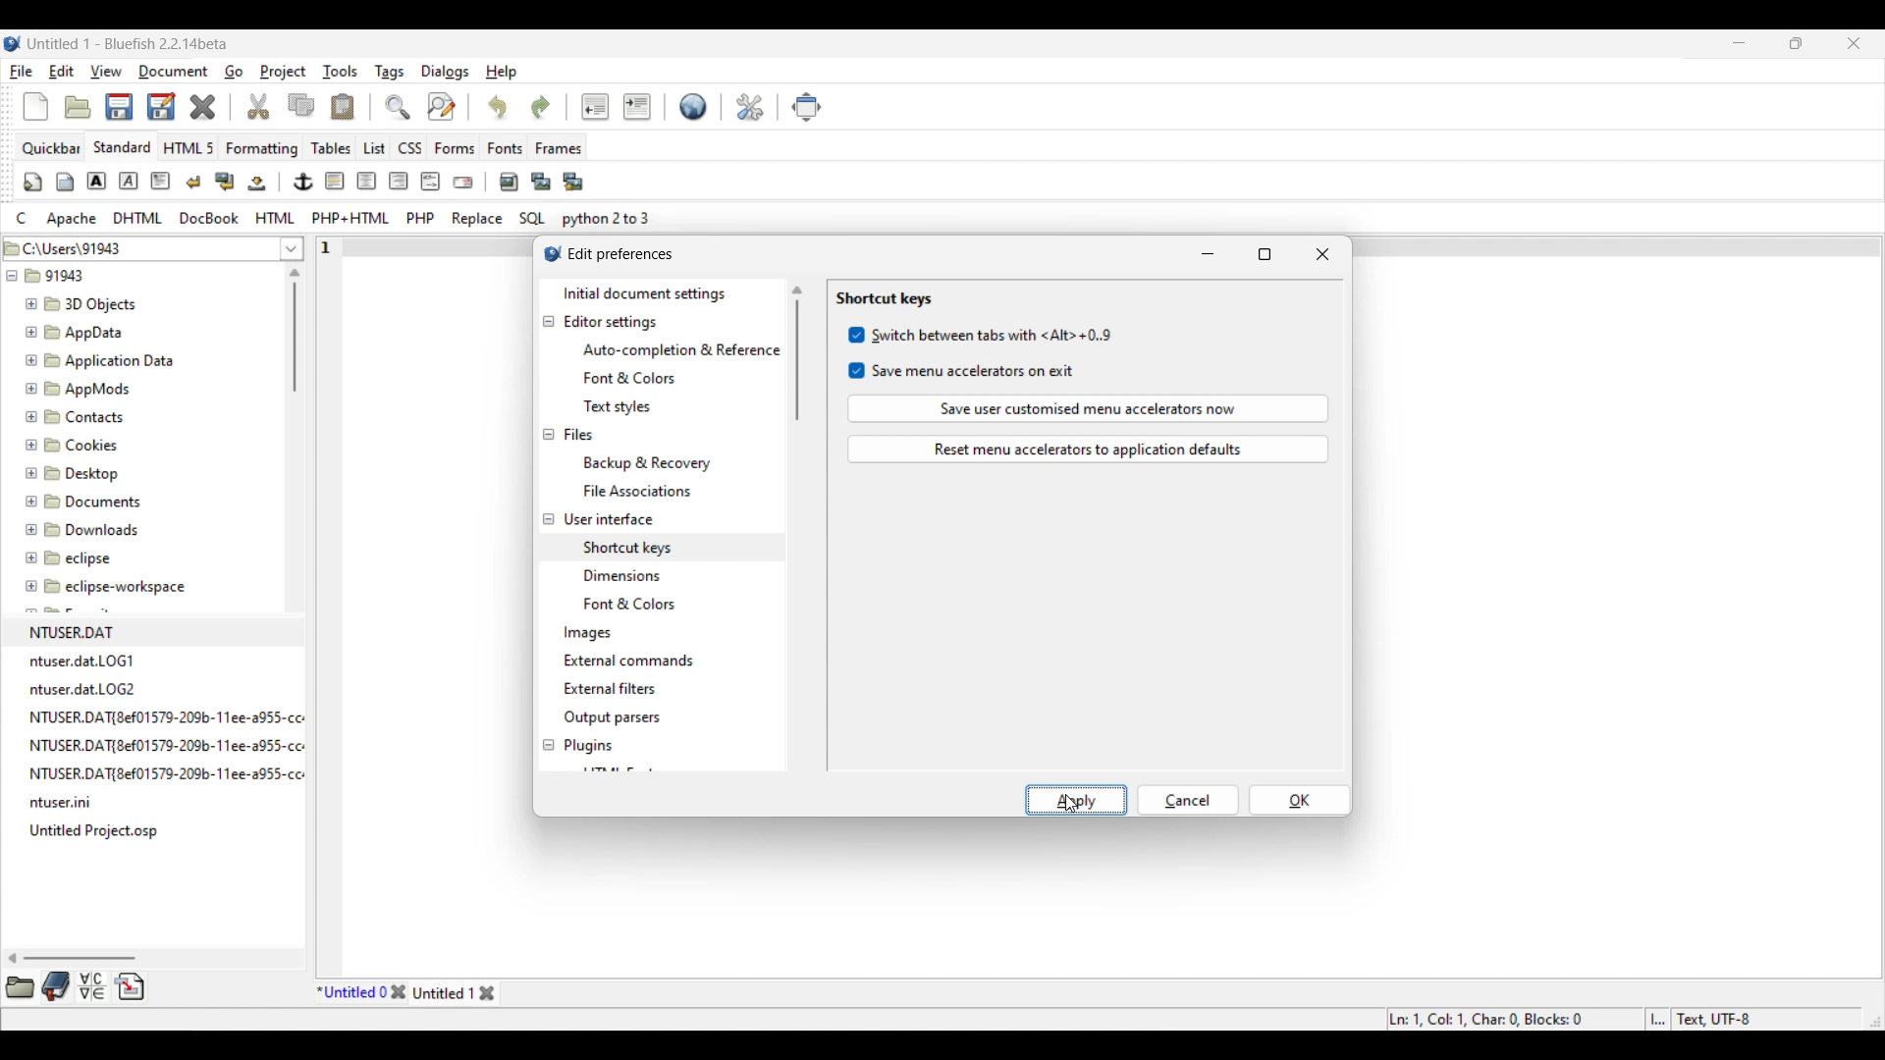  What do you see at coordinates (62, 71) in the screenshot?
I see `Edit menu` at bounding box center [62, 71].